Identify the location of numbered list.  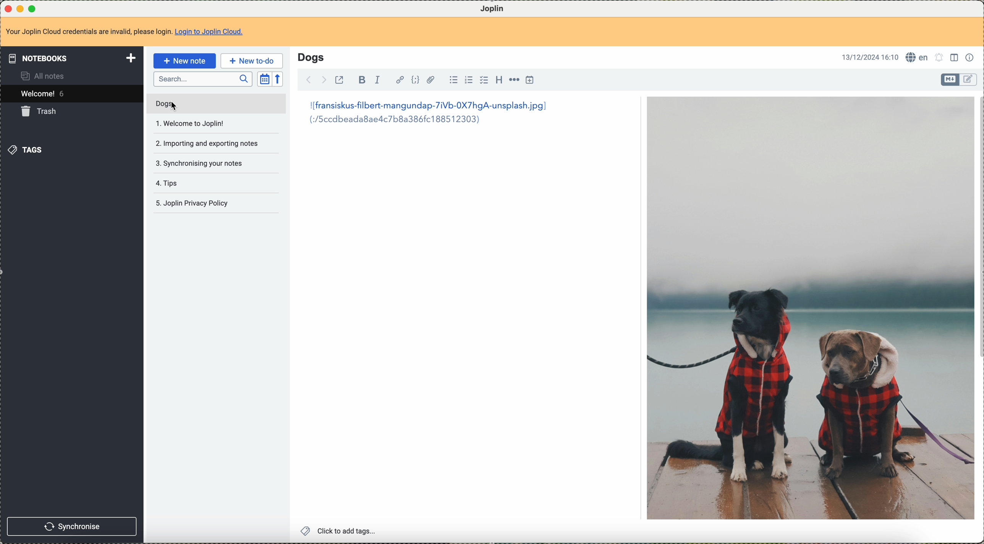
(468, 81).